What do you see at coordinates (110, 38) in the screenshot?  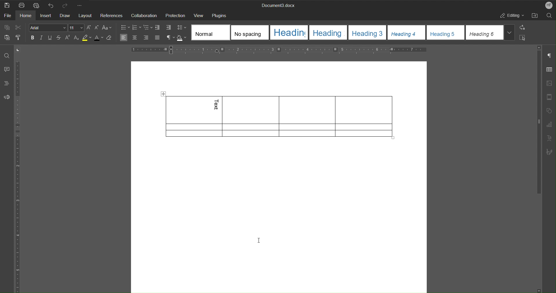 I see `Erase Style` at bounding box center [110, 38].